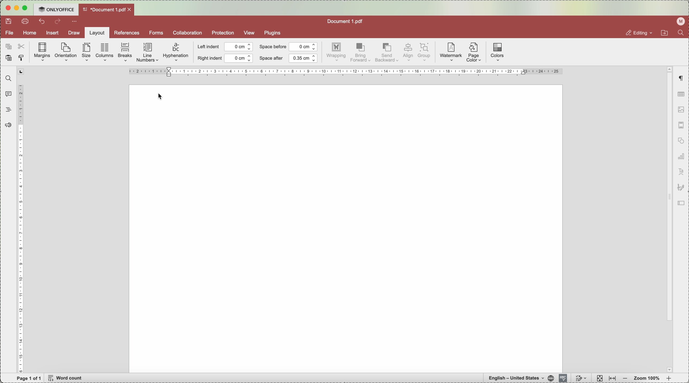 This screenshot has width=689, height=383. I want to click on colors, so click(497, 52).